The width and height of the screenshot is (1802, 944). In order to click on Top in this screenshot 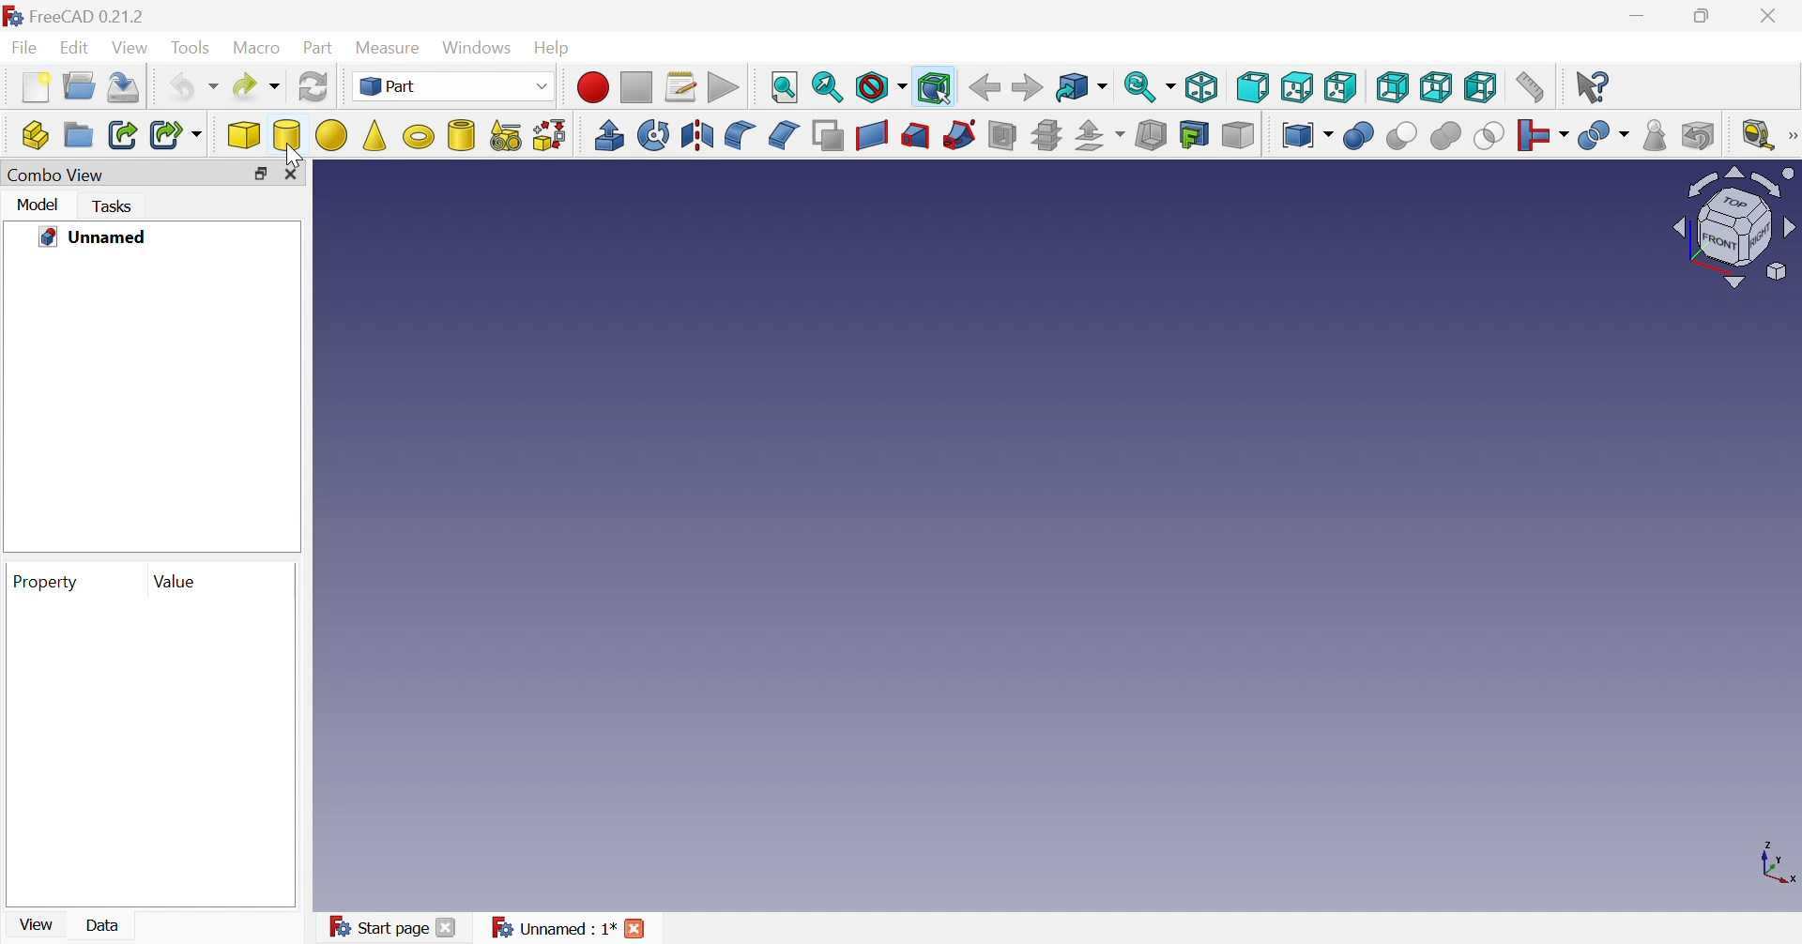, I will do `click(1296, 87)`.